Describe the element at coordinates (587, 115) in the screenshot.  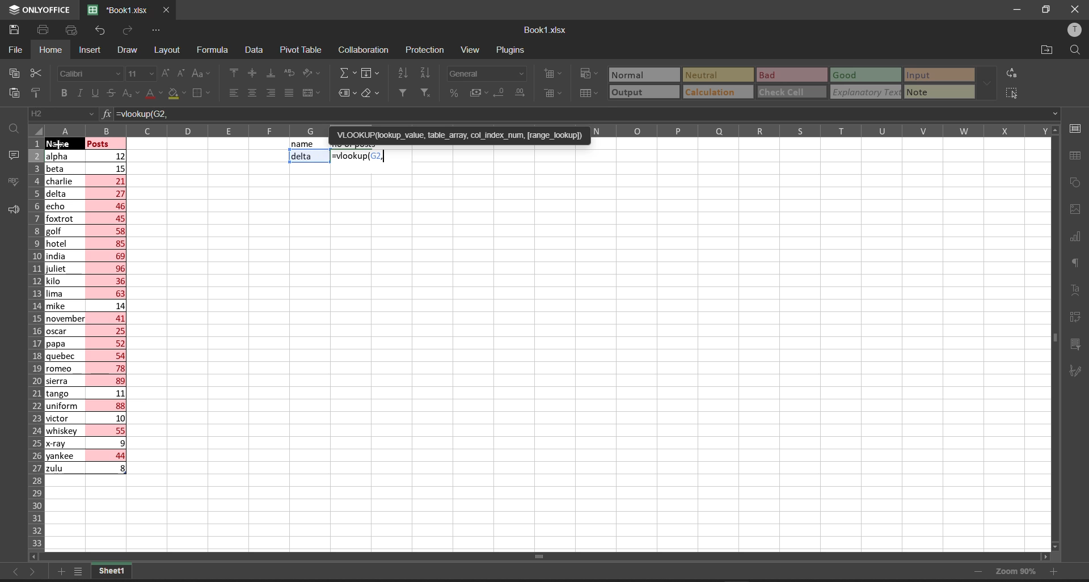
I see `=vlookup(G2,` at that location.